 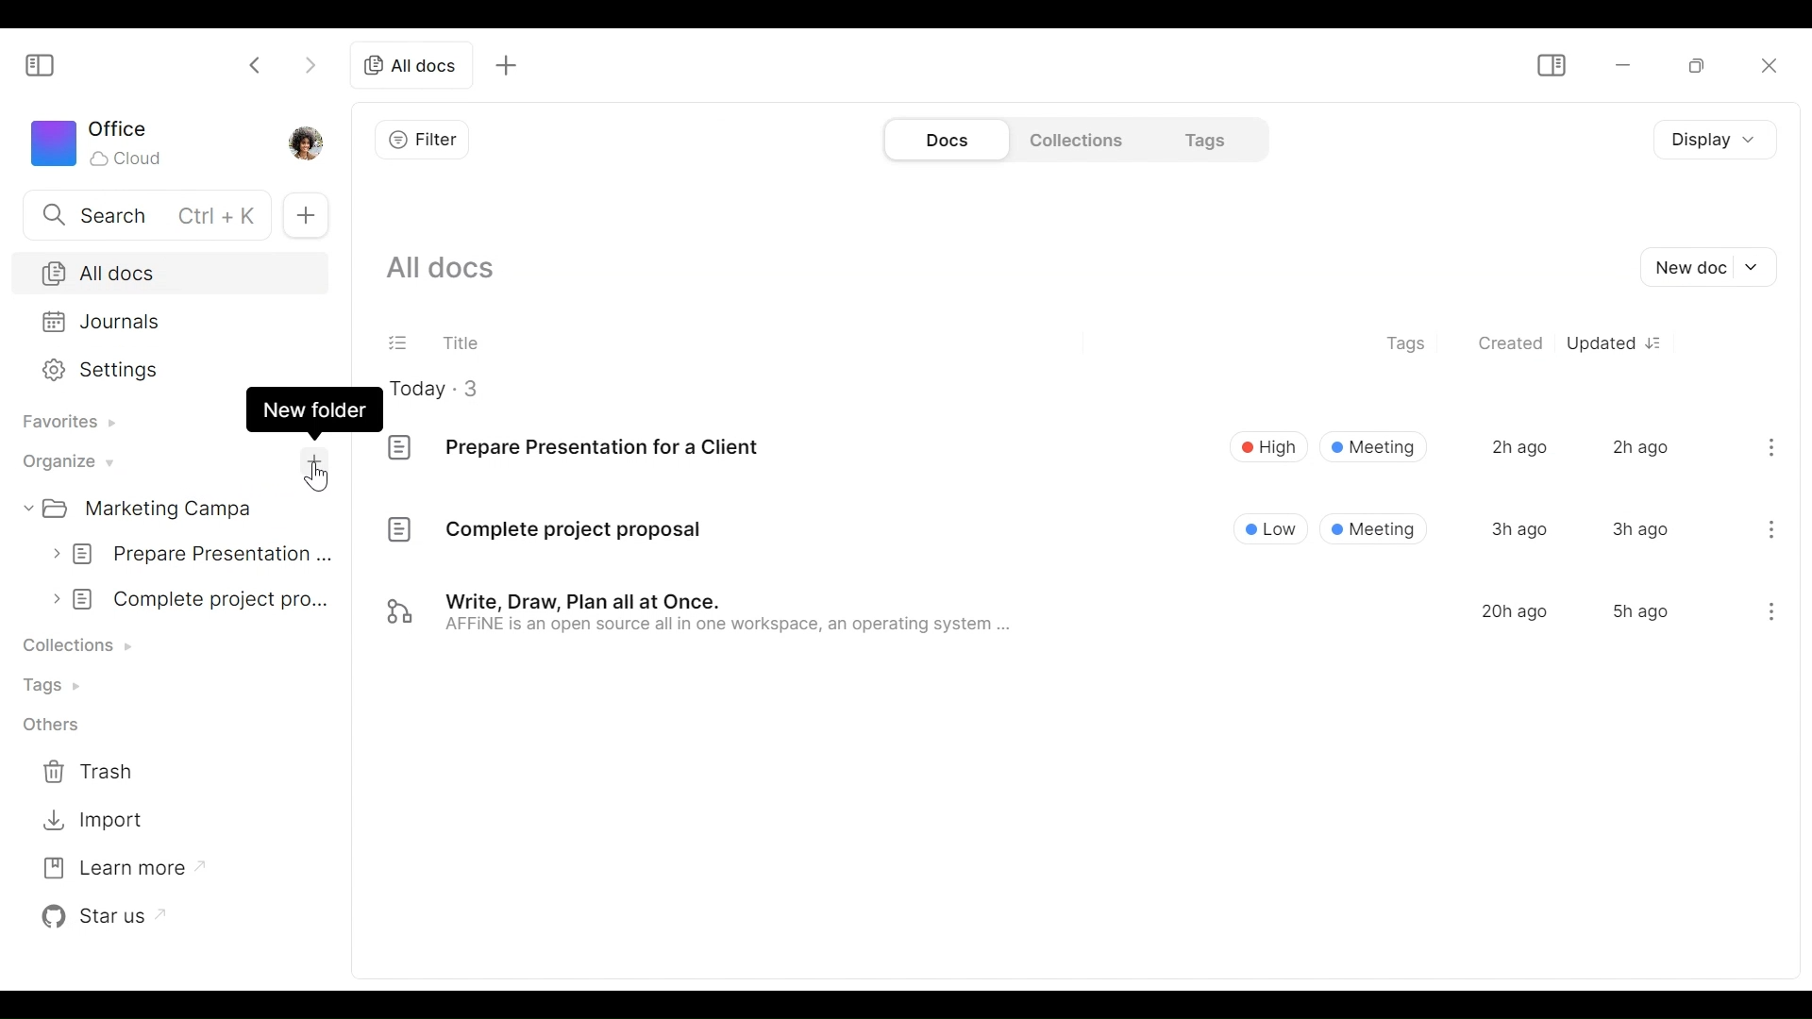 I want to click on 2h ago, so click(x=1640, y=445).